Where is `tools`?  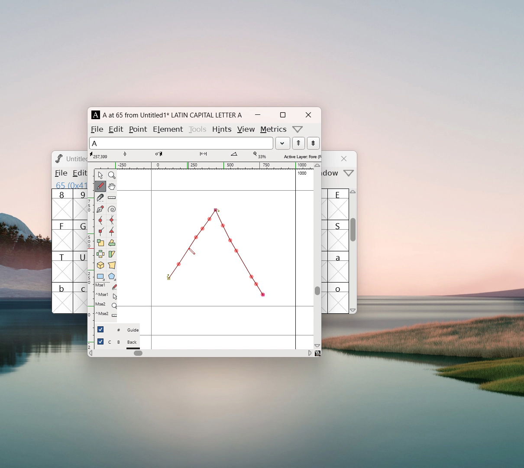 tools is located at coordinates (198, 128).